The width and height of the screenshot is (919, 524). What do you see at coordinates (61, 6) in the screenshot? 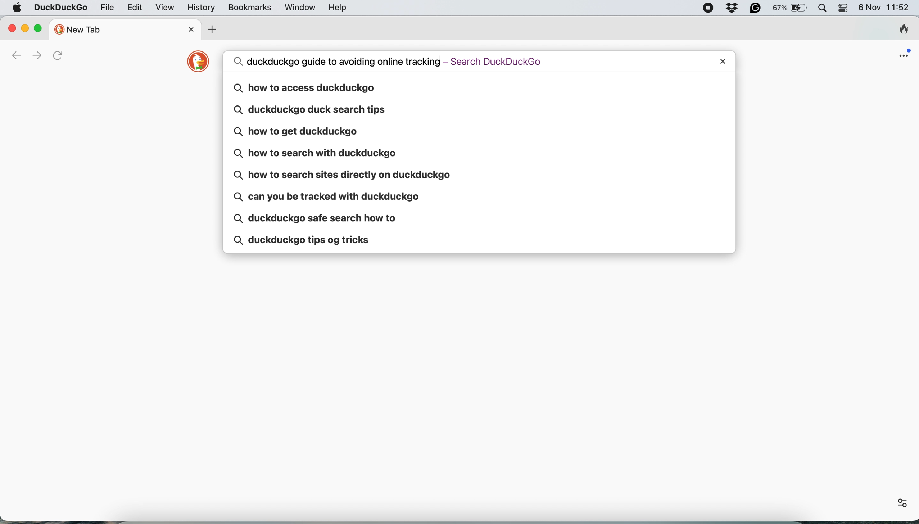
I see `duckduckgo` at bounding box center [61, 6].